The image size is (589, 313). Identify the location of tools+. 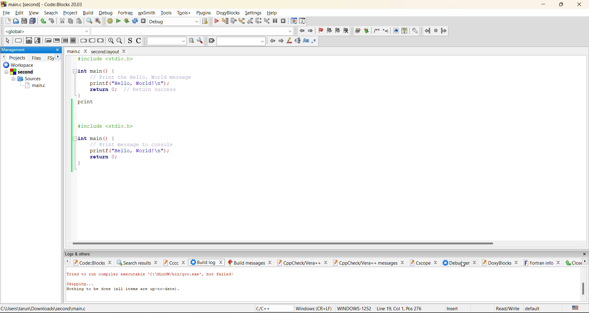
(184, 13).